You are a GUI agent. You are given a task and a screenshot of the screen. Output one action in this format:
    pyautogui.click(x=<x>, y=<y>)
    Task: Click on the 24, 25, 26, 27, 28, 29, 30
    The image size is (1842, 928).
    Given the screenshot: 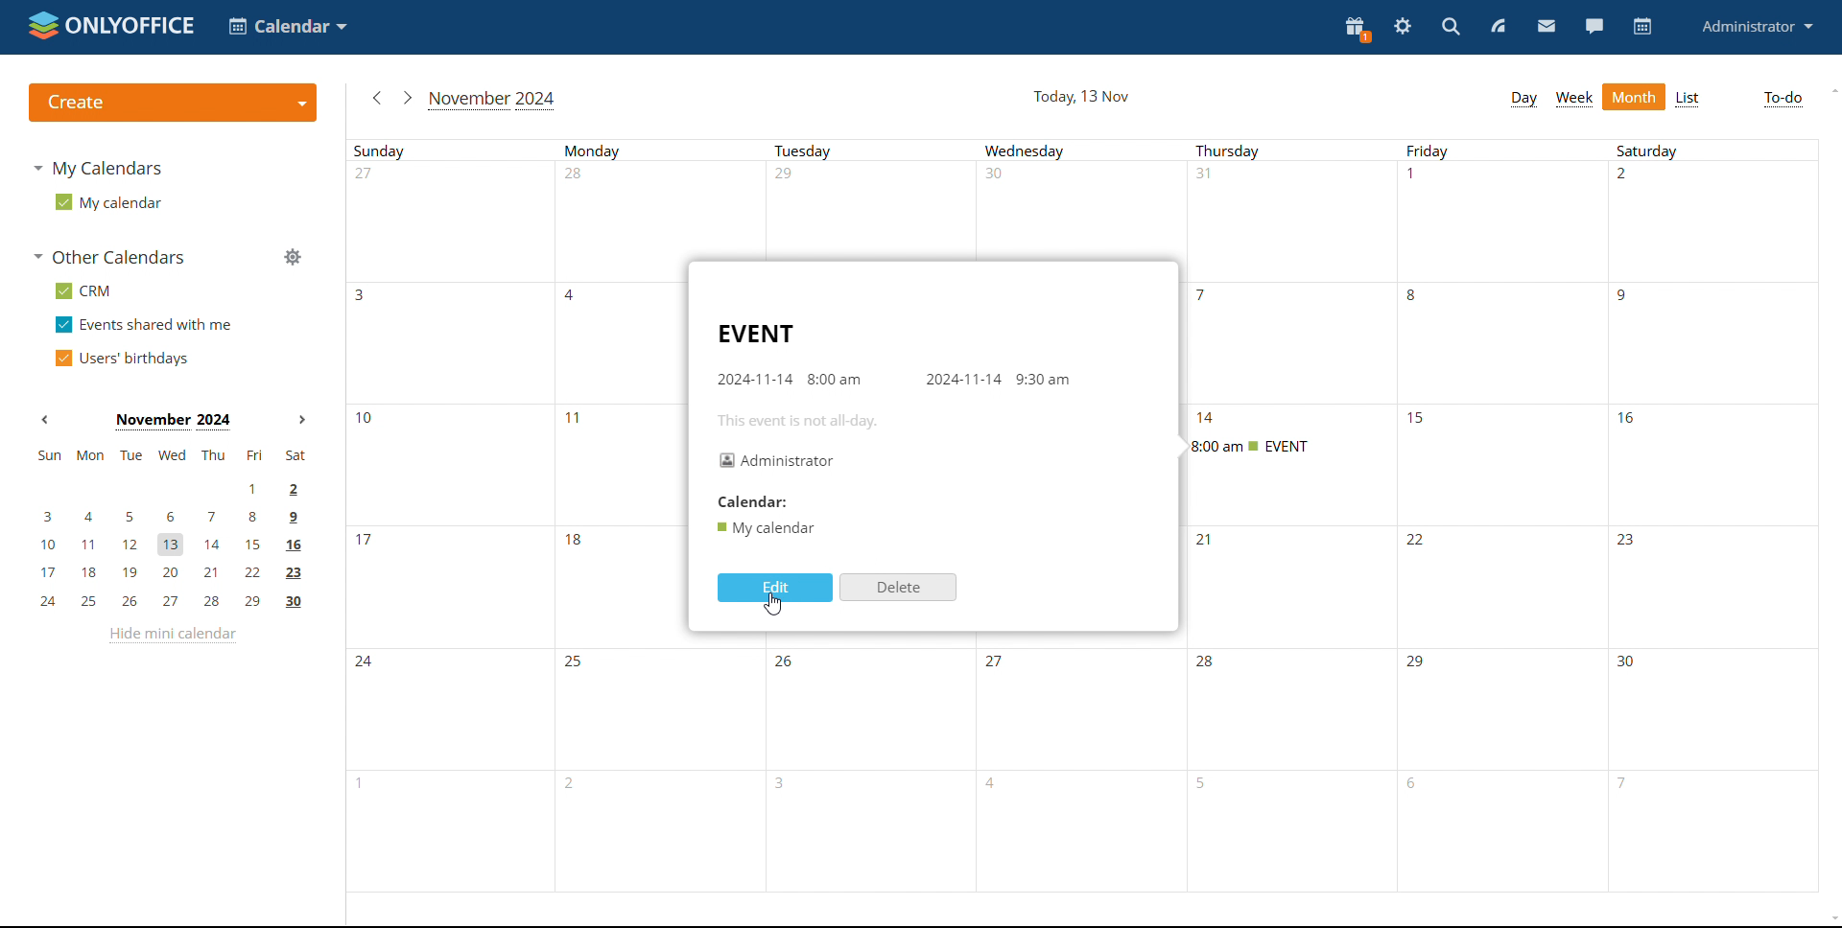 What is the action you would take?
    pyautogui.click(x=172, y=603)
    